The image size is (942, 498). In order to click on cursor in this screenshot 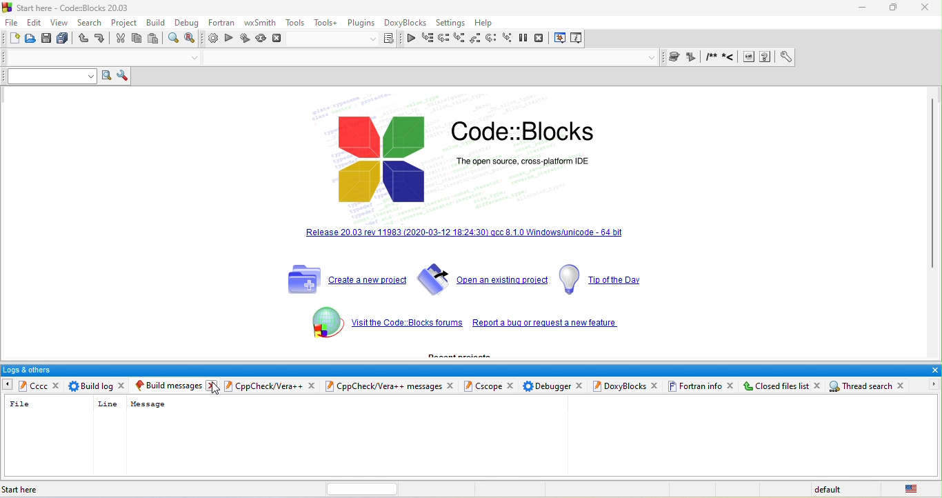, I will do `click(217, 390)`.